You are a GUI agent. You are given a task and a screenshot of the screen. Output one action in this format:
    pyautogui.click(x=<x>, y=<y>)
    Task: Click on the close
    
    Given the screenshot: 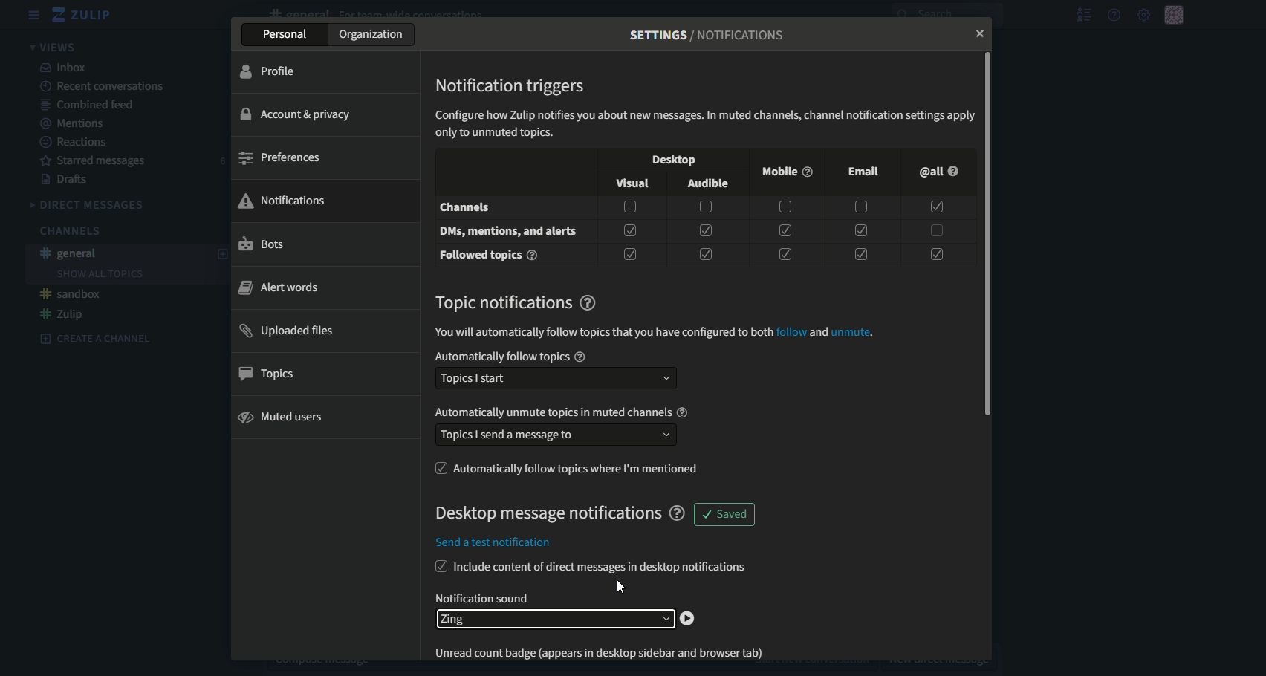 What is the action you would take?
    pyautogui.click(x=976, y=35)
    